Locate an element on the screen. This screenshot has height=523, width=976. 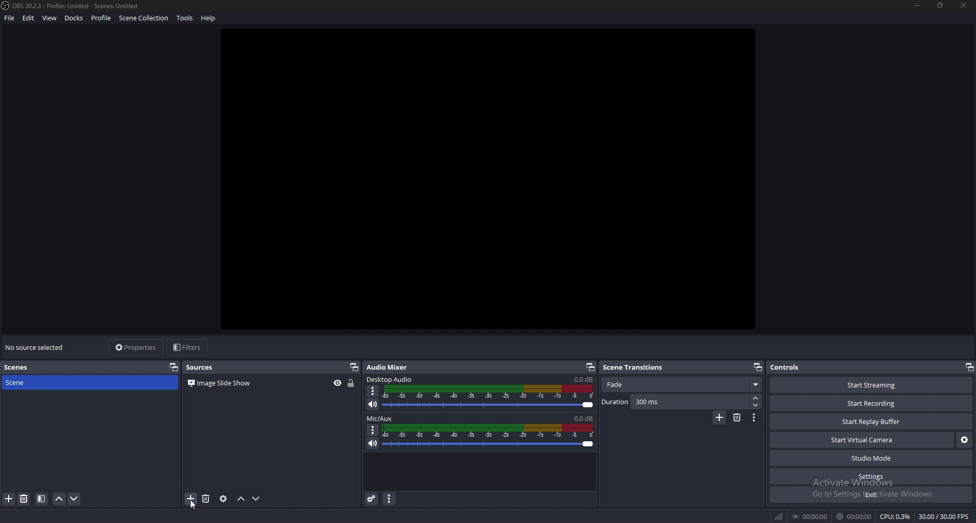
help is located at coordinates (209, 18).